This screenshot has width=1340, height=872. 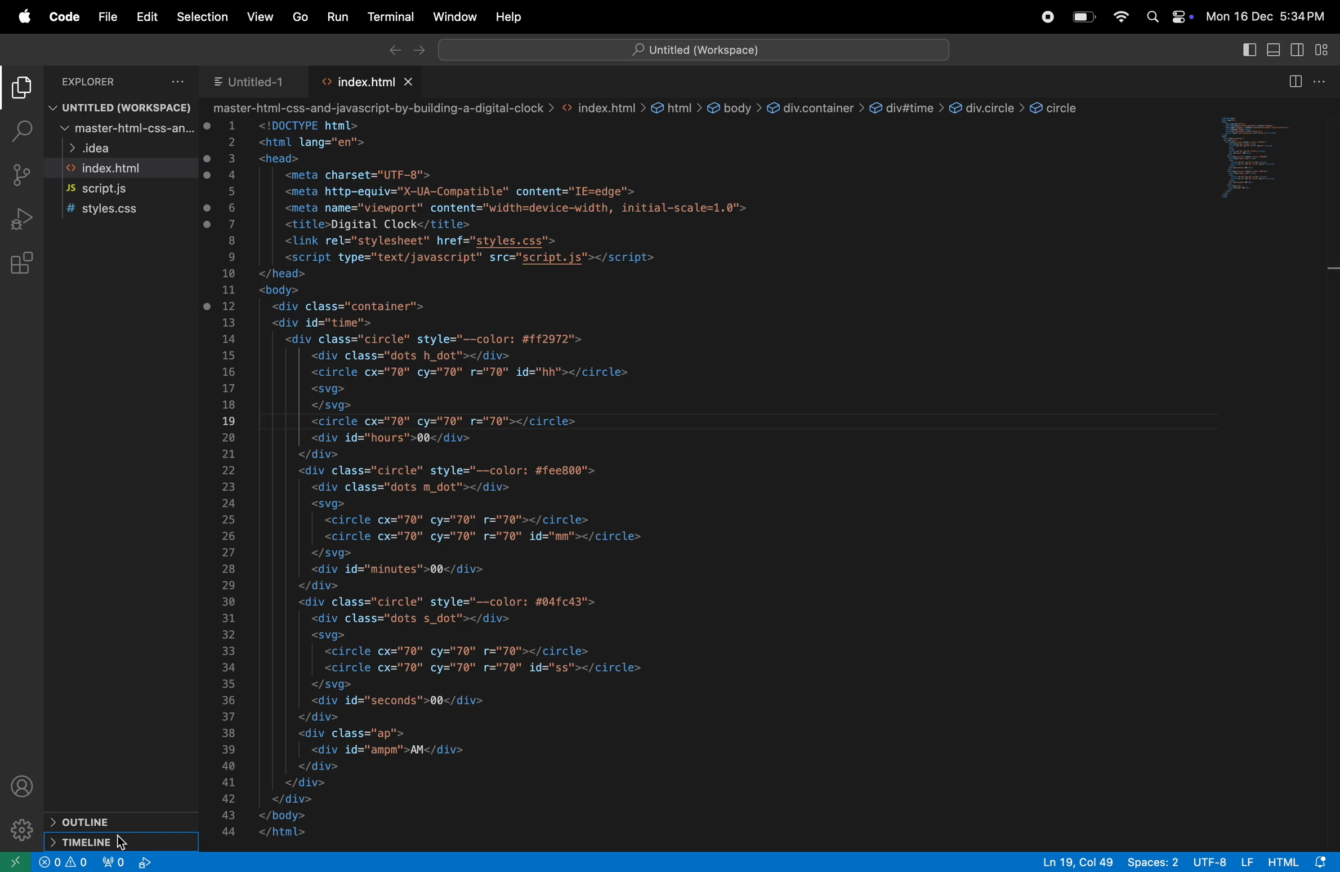 What do you see at coordinates (409, 488) in the screenshot?
I see `<div class="dots m dot"></div>` at bounding box center [409, 488].